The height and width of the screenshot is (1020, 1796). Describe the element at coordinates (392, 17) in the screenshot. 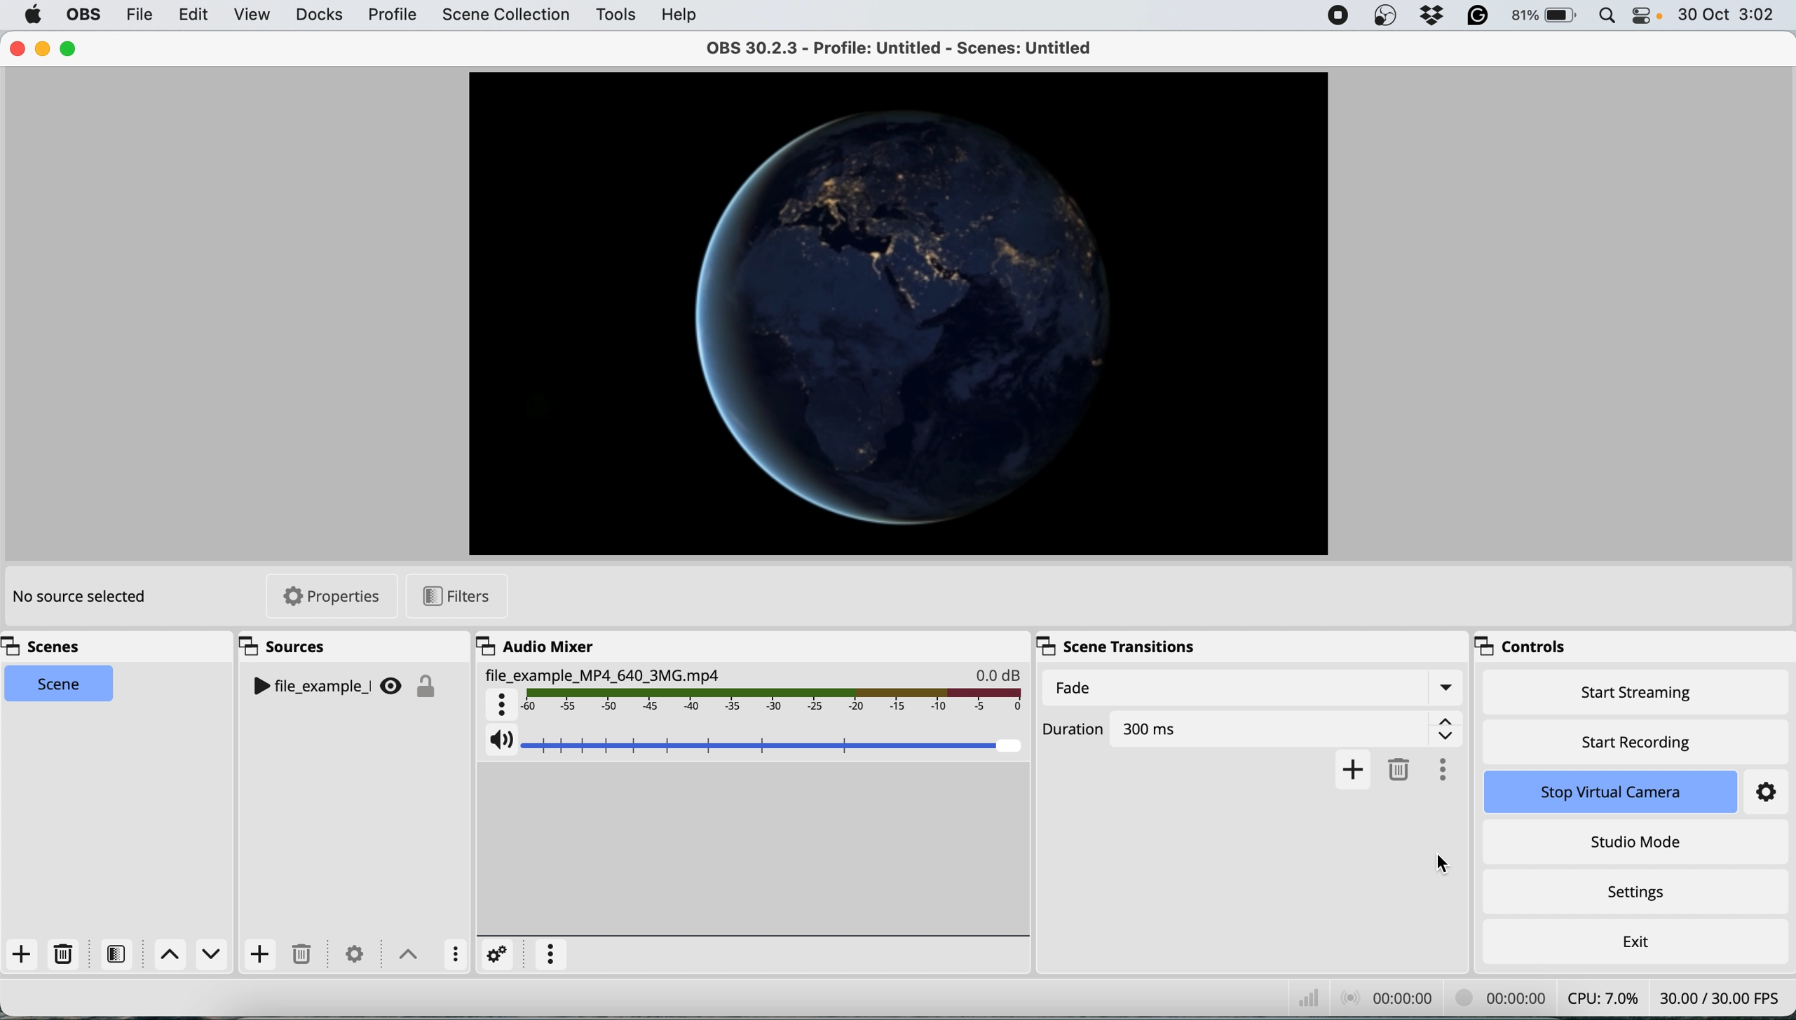

I see `profile` at that location.